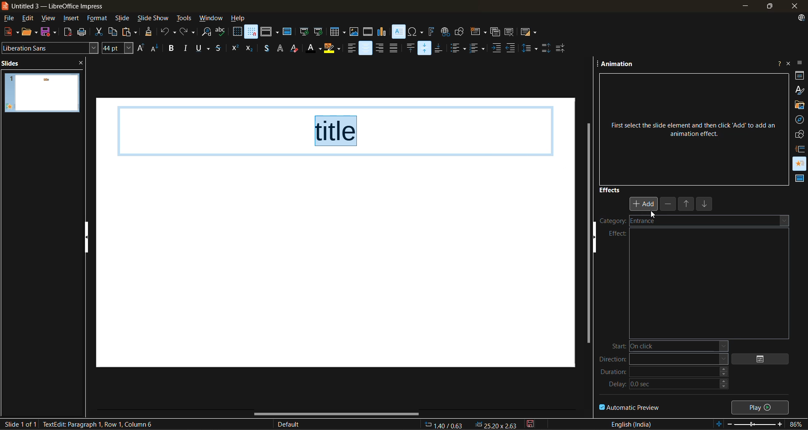  Describe the element at coordinates (395, 48) in the screenshot. I see `justified` at that location.